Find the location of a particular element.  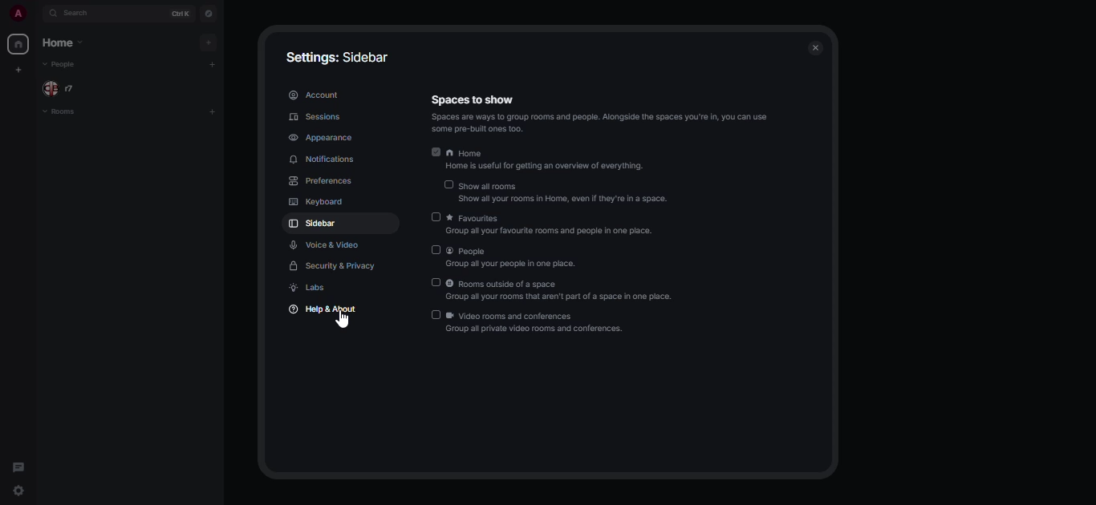

people is located at coordinates (61, 64).